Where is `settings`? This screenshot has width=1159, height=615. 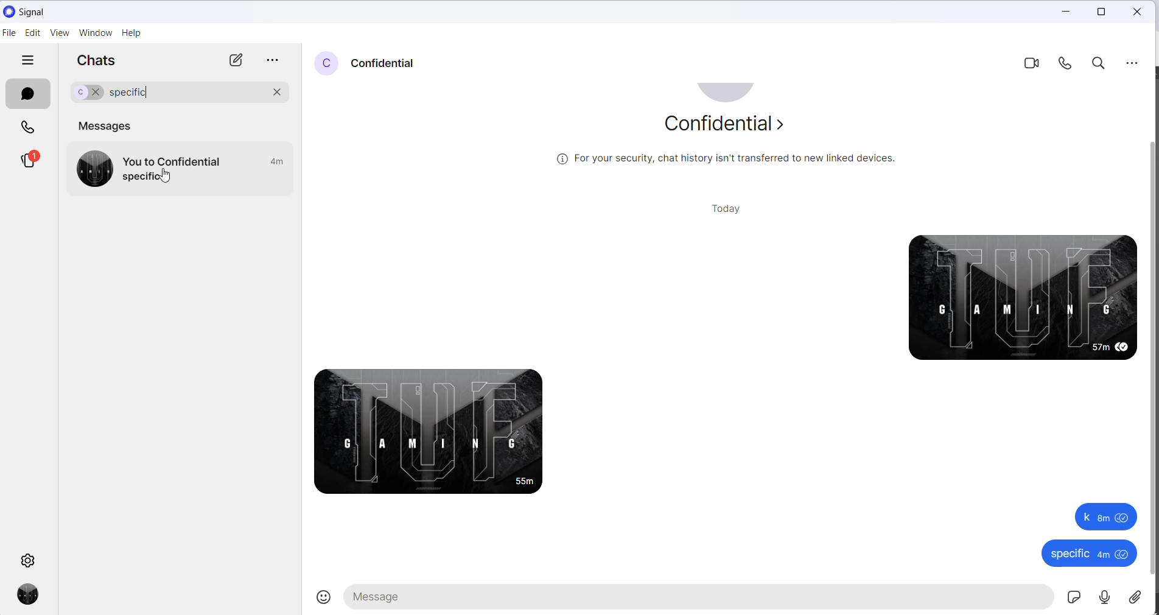
settings is located at coordinates (29, 558).